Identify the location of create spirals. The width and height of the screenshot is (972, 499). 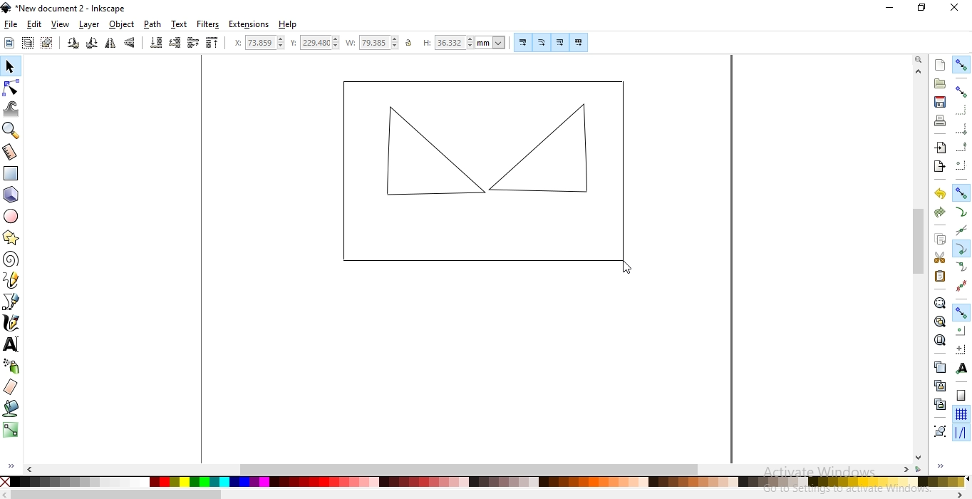
(12, 259).